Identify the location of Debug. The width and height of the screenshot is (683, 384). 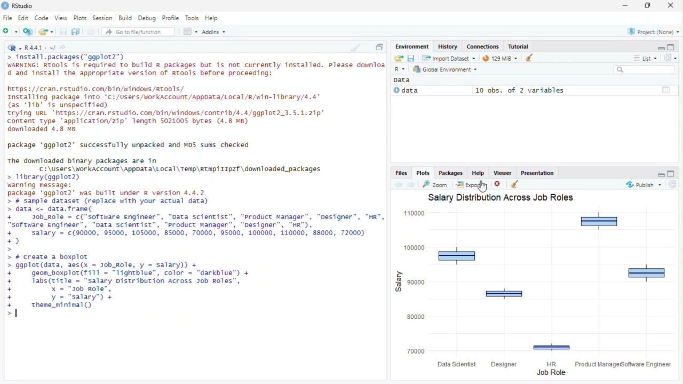
(147, 18).